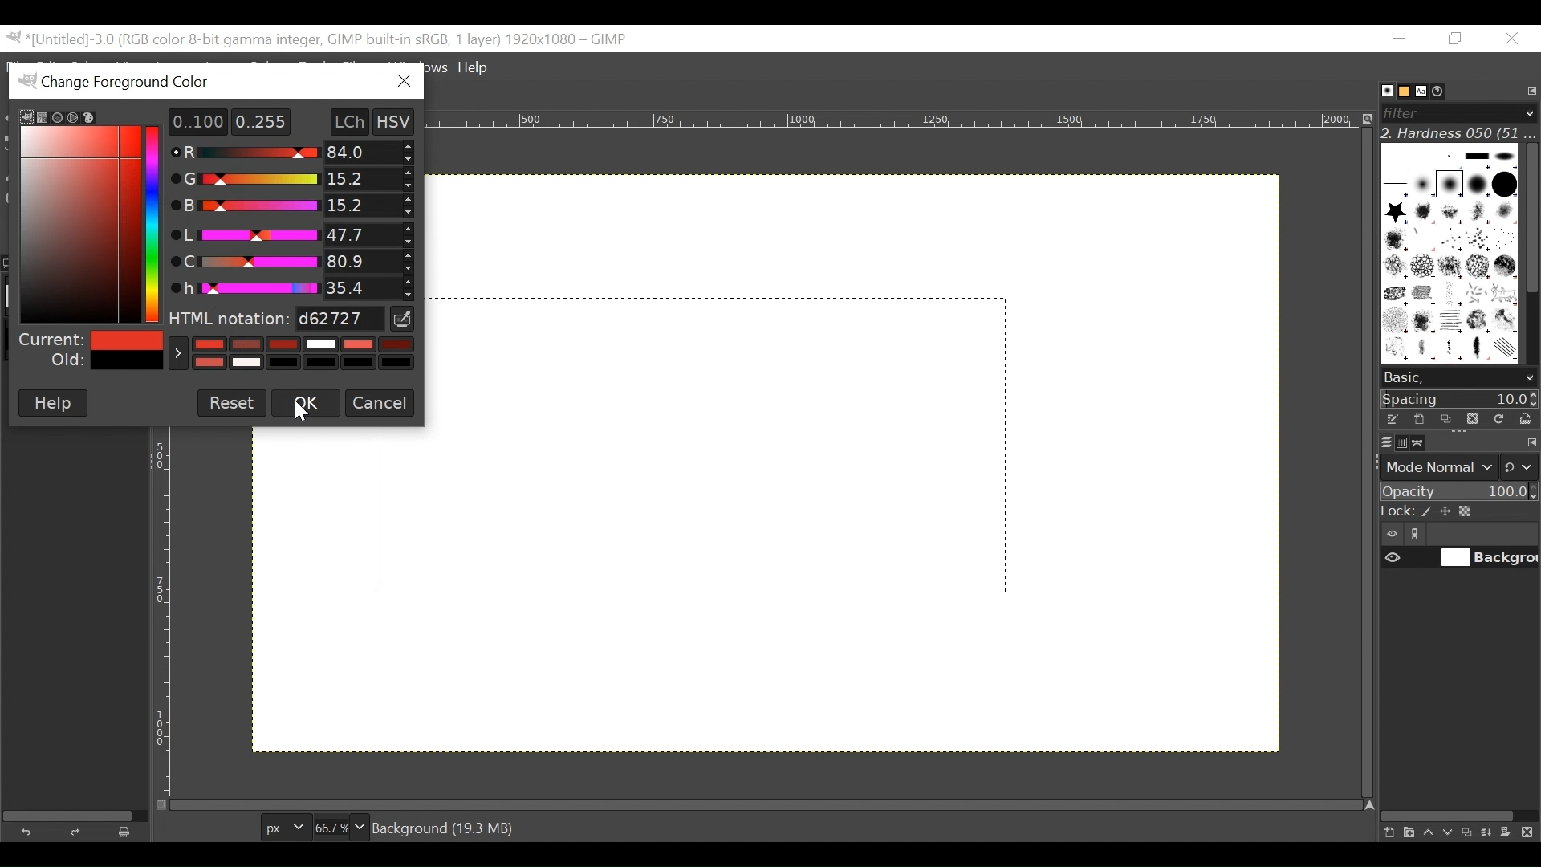 This screenshot has width=1541, height=867. What do you see at coordinates (191, 80) in the screenshot?
I see `Gimp Foreground Color` at bounding box center [191, 80].